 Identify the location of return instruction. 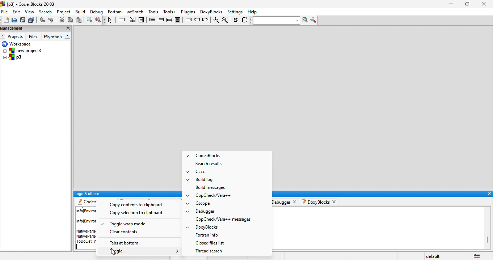
(206, 20).